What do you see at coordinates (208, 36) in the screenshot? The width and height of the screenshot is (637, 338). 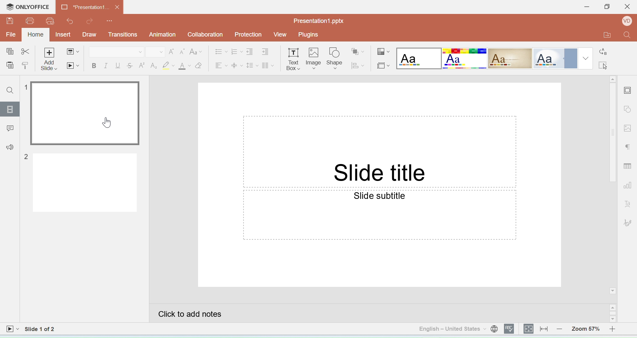 I see `Collaboration` at bounding box center [208, 36].